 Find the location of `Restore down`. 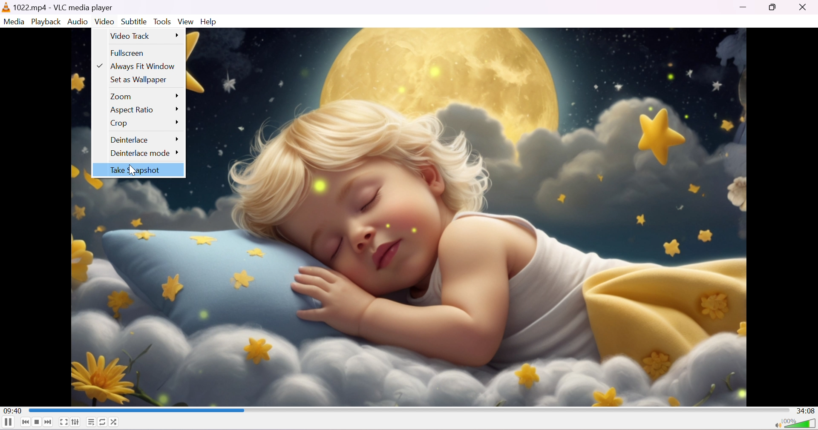

Restore down is located at coordinates (774, 9).